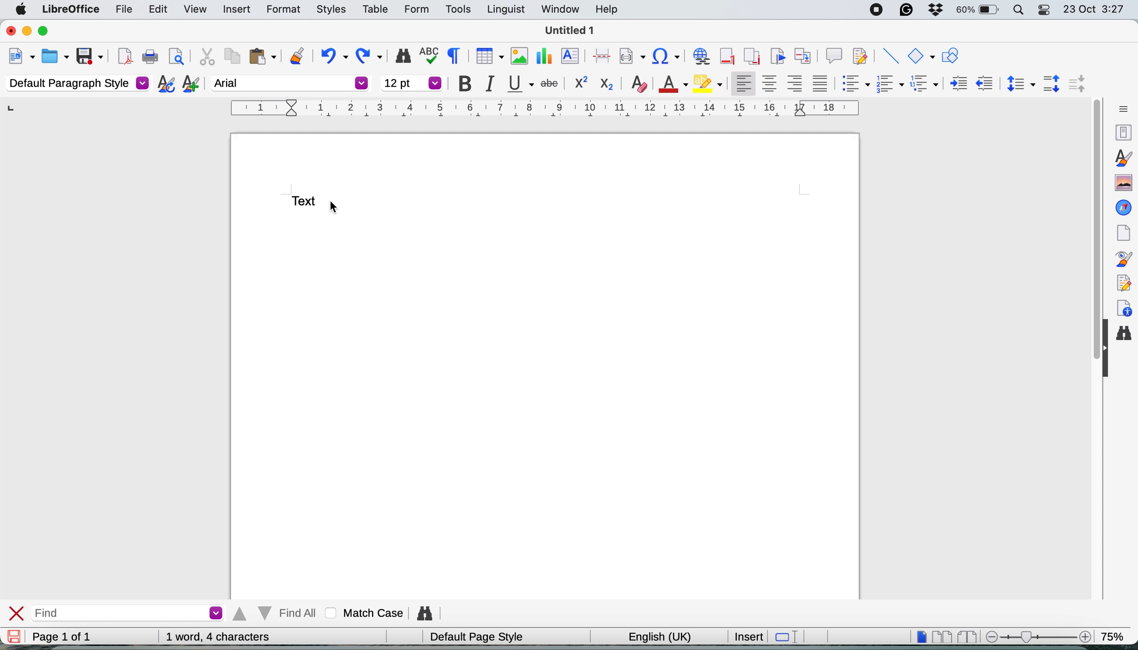 The image size is (1138, 650). Describe the element at coordinates (453, 56) in the screenshot. I see `toggle formatting marks` at that location.